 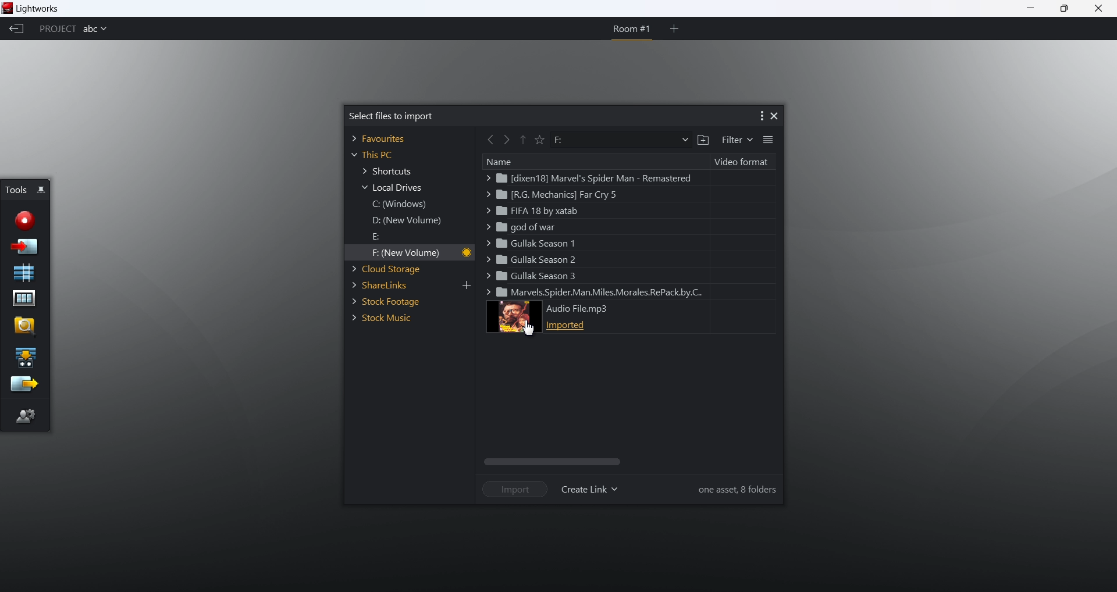 What do you see at coordinates (550, 461) in the screenshot?
I see `scroll bar` at bounding box center [550, 461].